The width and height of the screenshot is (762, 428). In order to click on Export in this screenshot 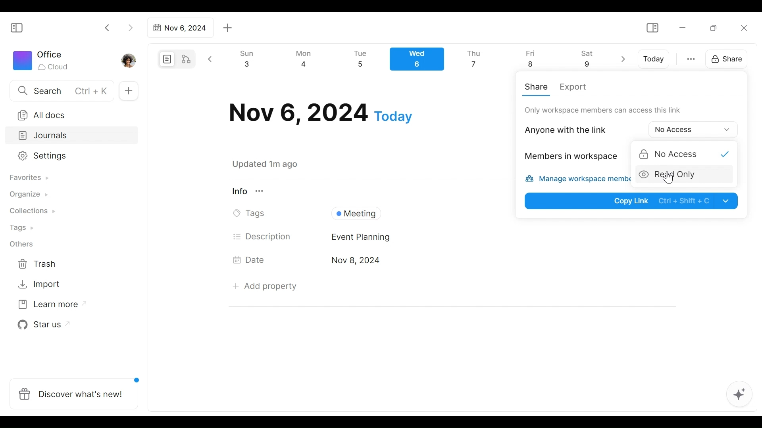, I will do `click(572, 88)`.